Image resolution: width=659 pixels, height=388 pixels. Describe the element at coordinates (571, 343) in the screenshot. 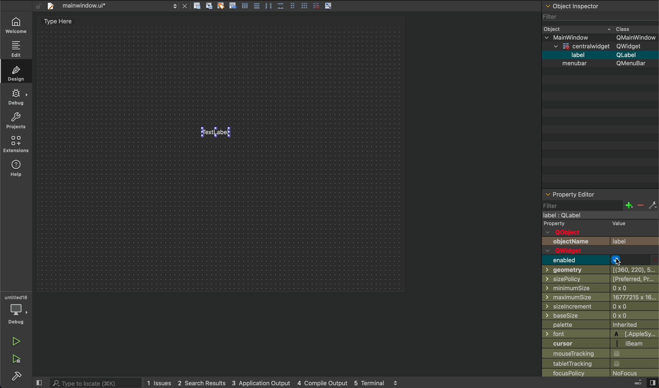

I see `curosor` at that location.